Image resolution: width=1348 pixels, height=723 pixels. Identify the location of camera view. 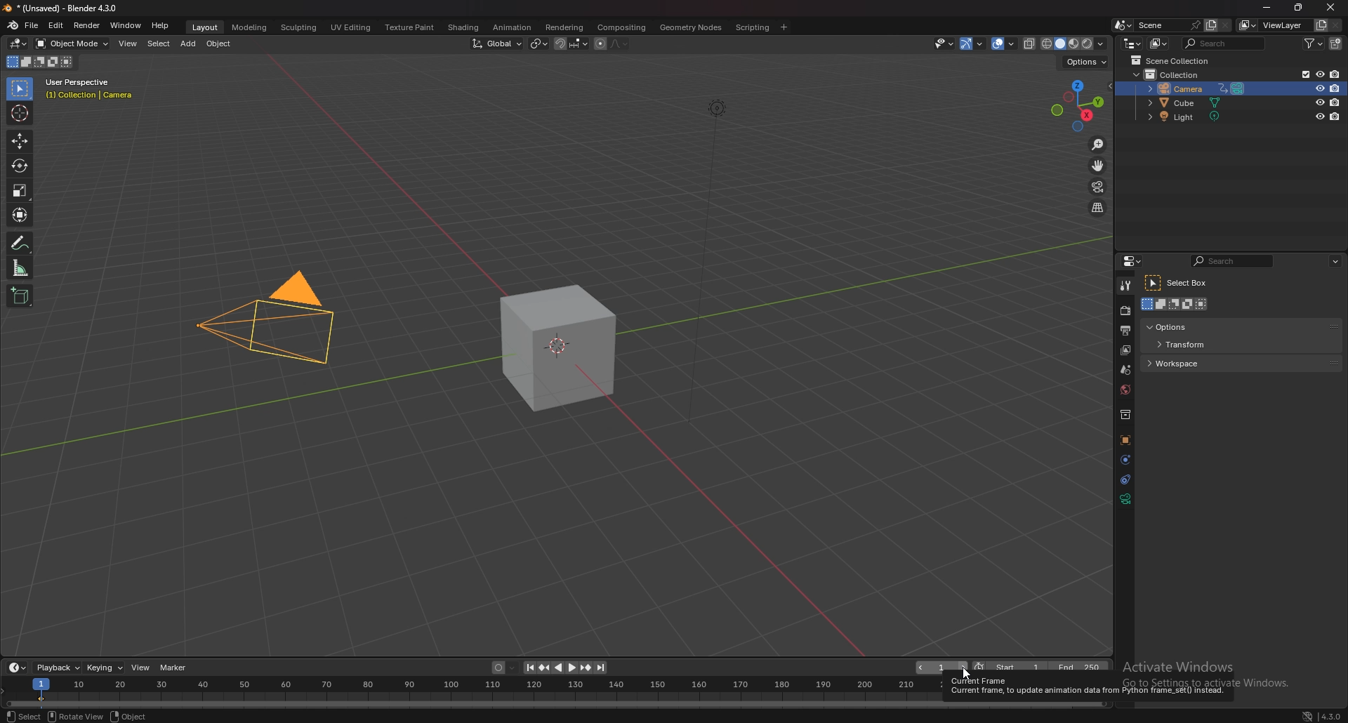
(1098, 186).